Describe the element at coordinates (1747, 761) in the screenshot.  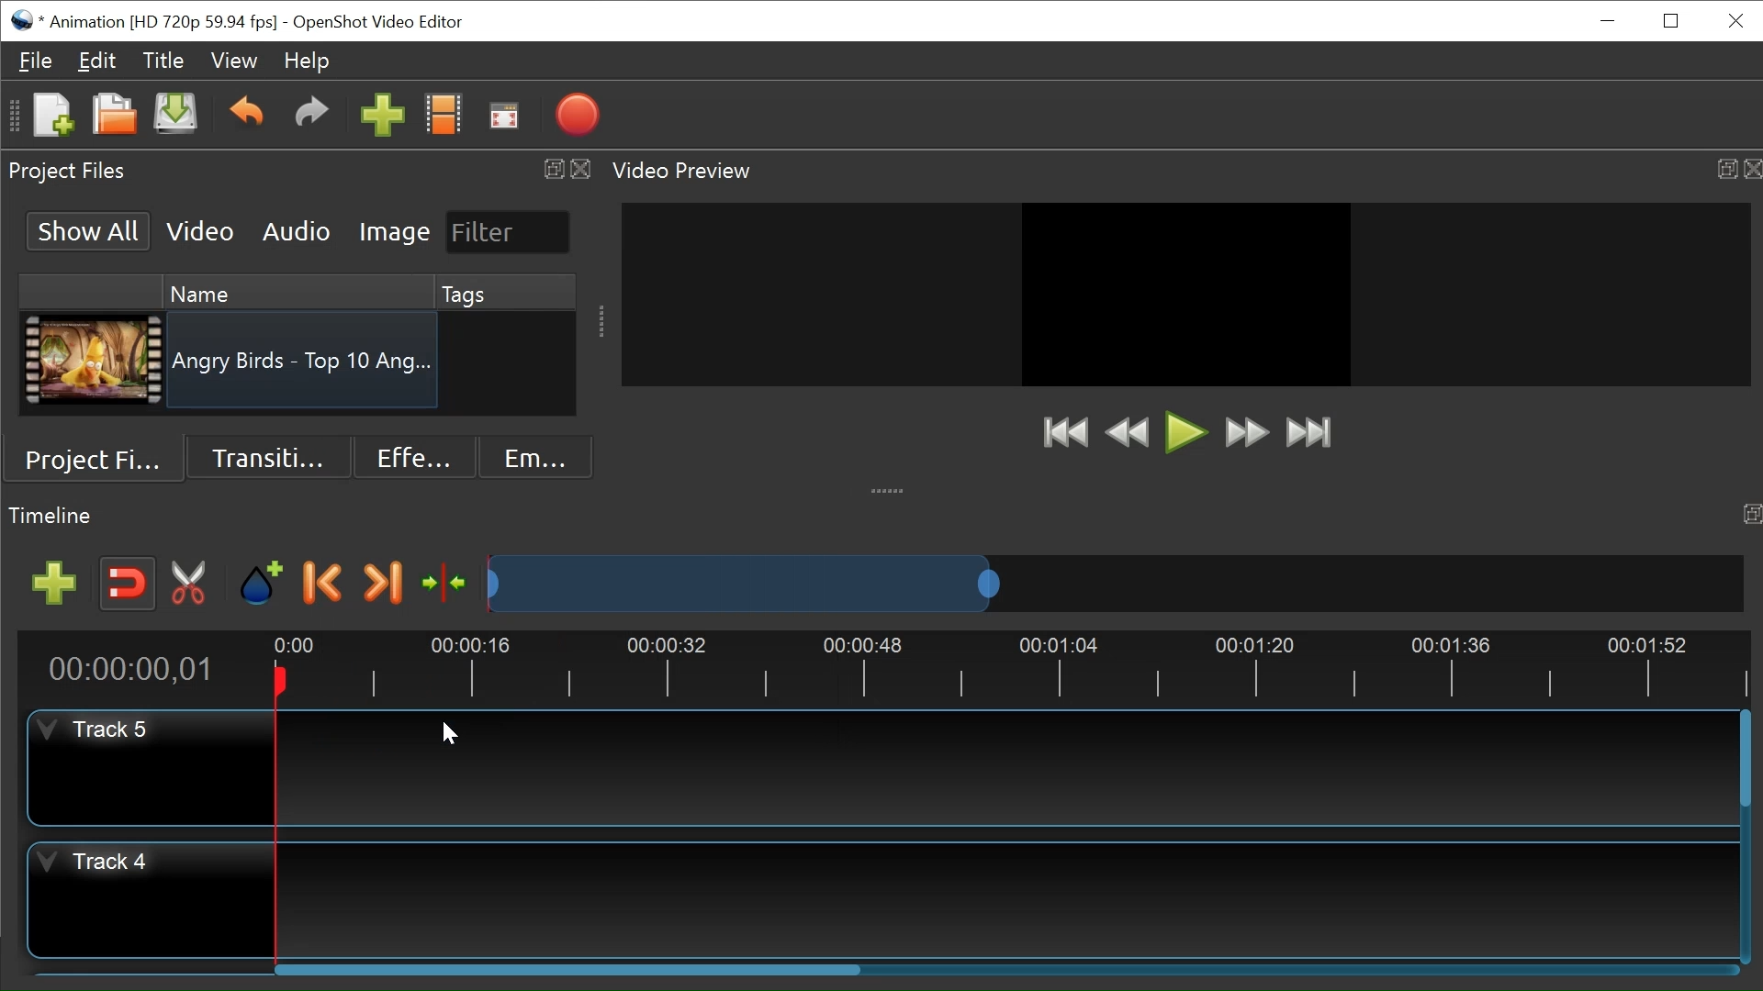
I see `Vertical Scroll bar` at that location.